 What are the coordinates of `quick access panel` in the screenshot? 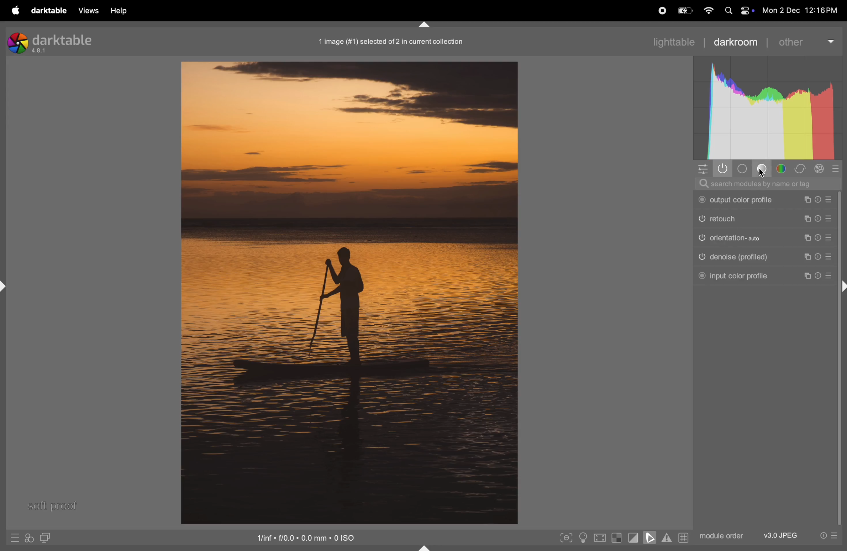 It's located at (701, 168).